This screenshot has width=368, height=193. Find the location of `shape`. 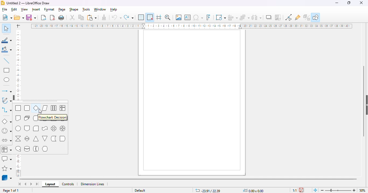

shape is located at coordinates (74, 10).